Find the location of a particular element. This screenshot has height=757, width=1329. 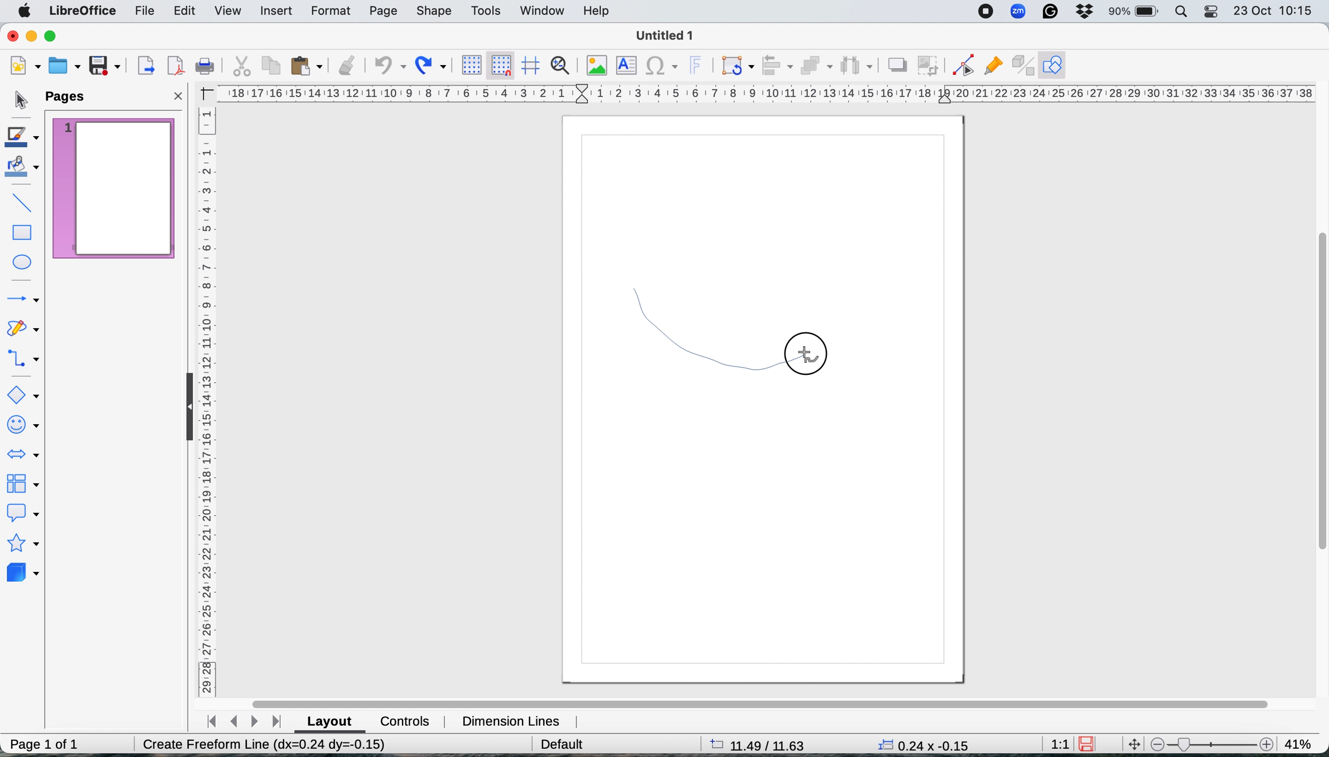

rectangle is located at coordinates (23, 232).